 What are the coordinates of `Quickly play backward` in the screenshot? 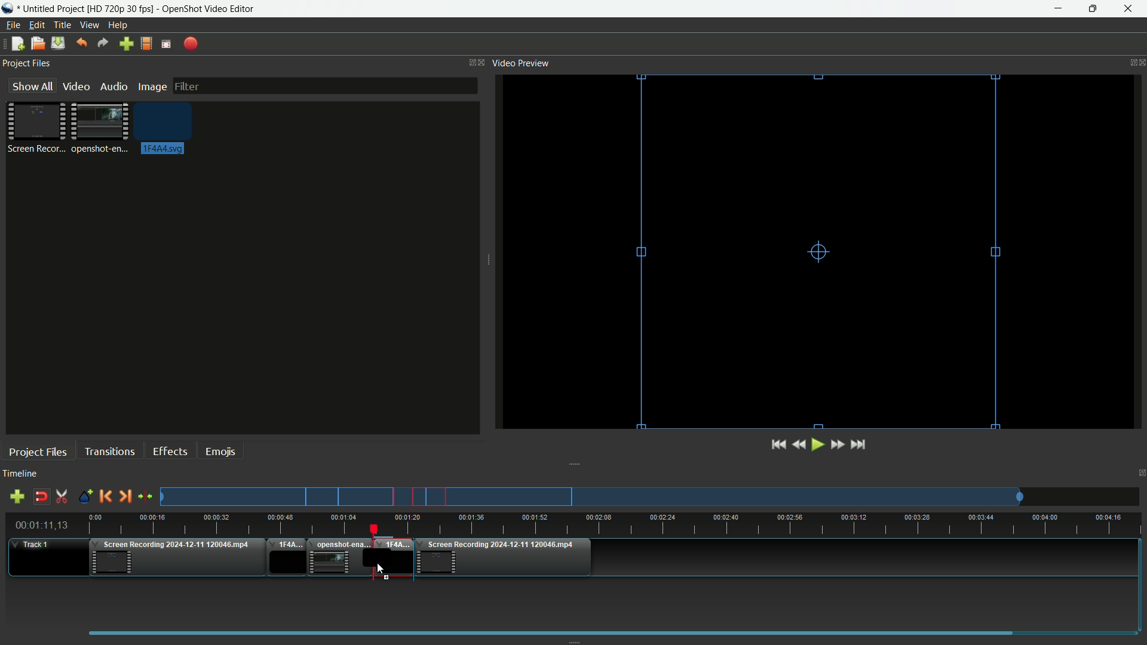 It's located at (802, 444).